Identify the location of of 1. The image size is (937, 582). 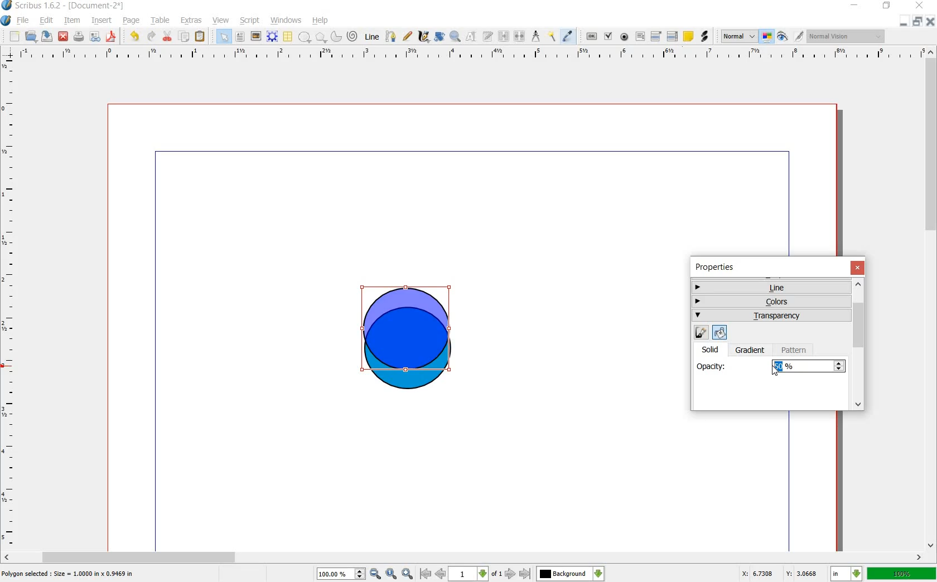
(496, 574).